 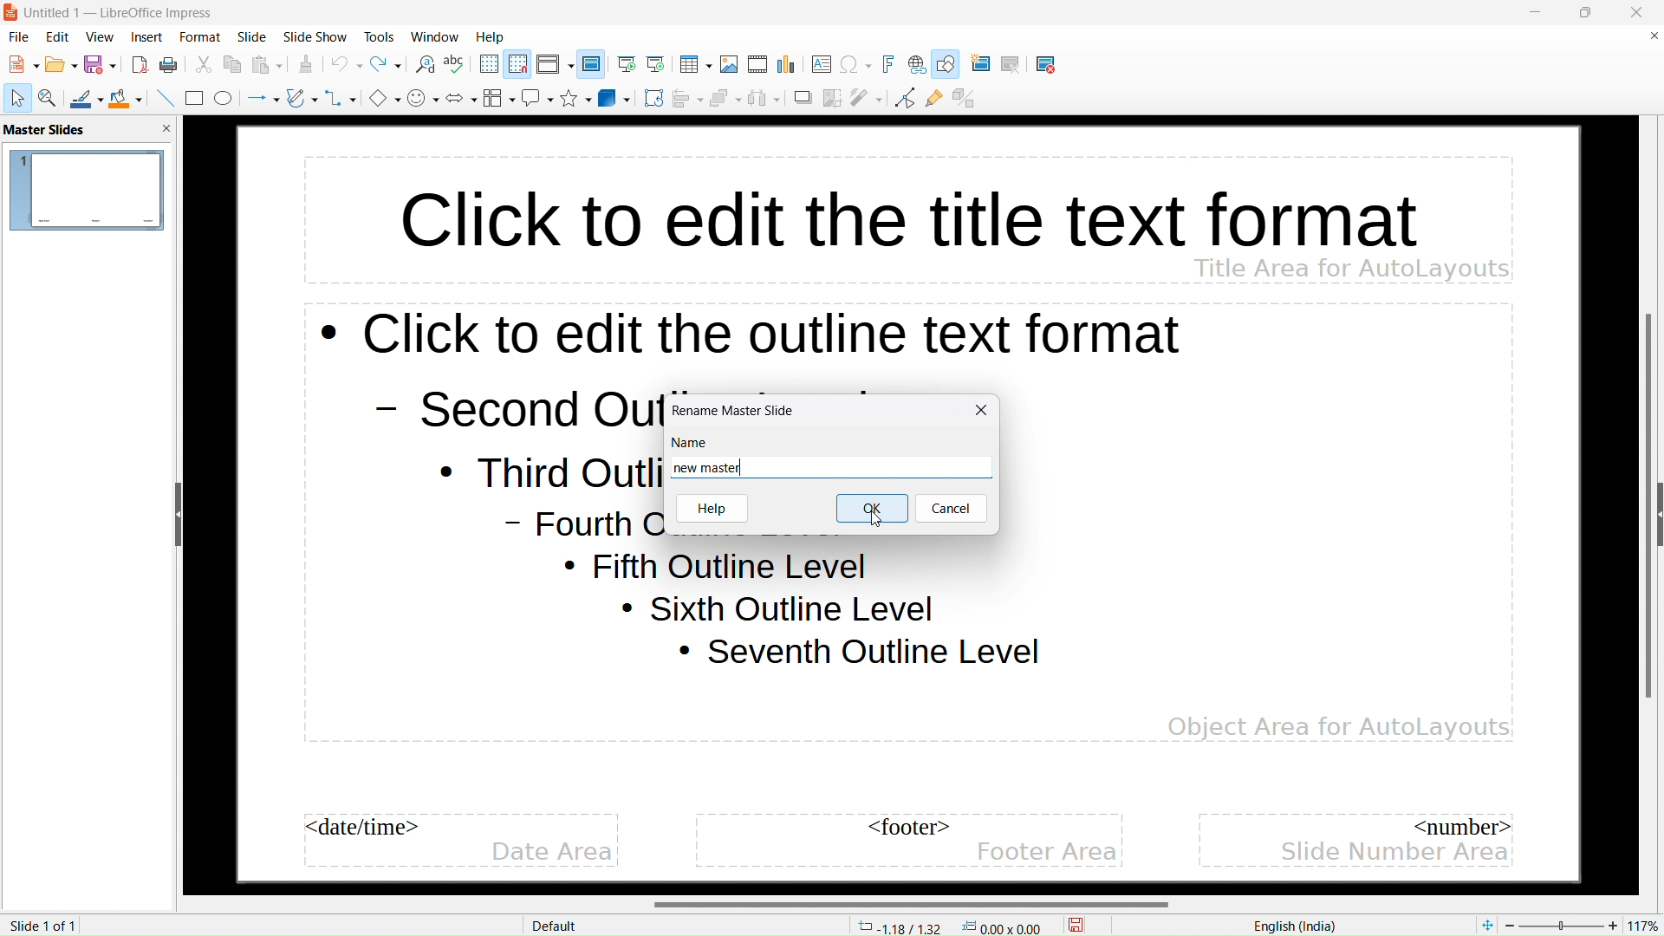 I want to click on connectors, so click(x=342, y=97).